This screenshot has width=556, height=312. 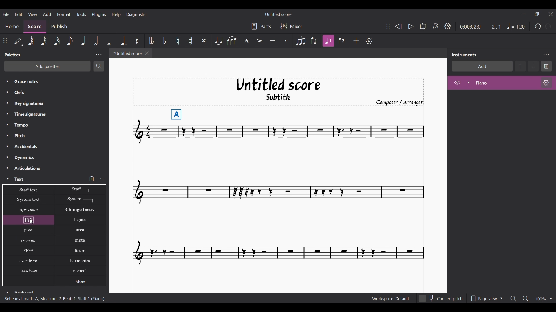 What do you see at coordinates (47, 66) in the screenshot?
I see `Add palettes` at bounding box center [47, 66].